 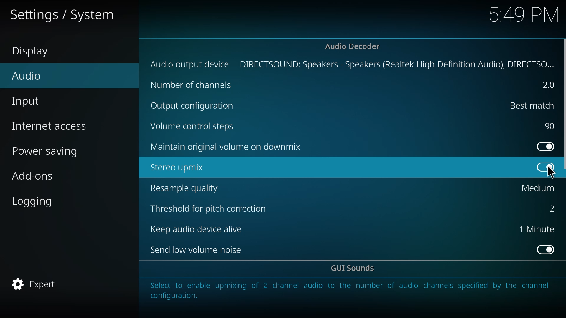 What do you see at coordinates (538, 188) in the screenshot?
I see `medium` at bounding box center [538, 188].